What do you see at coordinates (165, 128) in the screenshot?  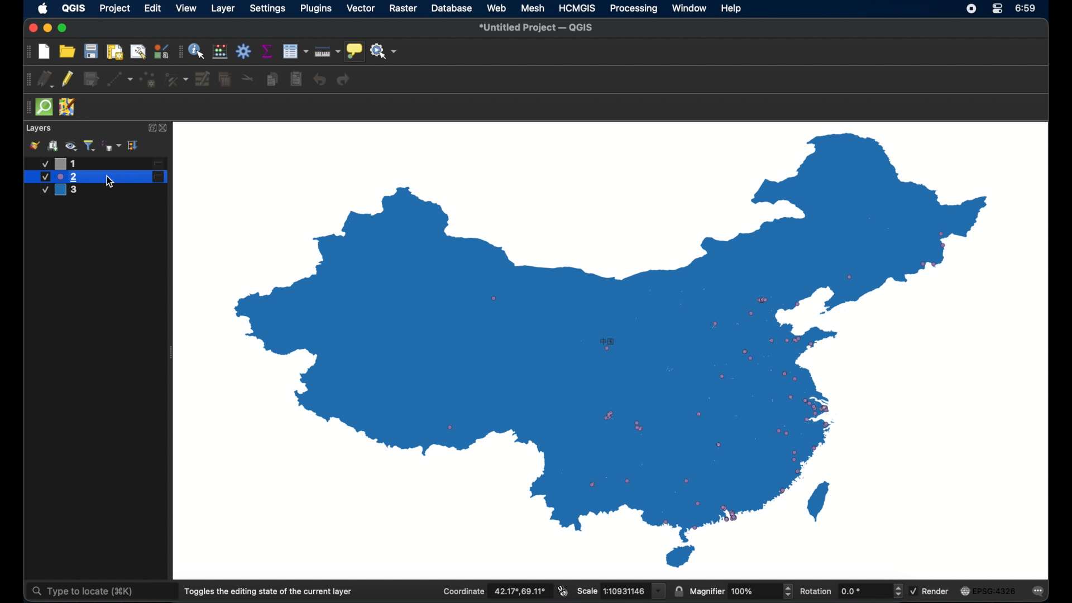 I see `close` at bounding box center [165, 128].